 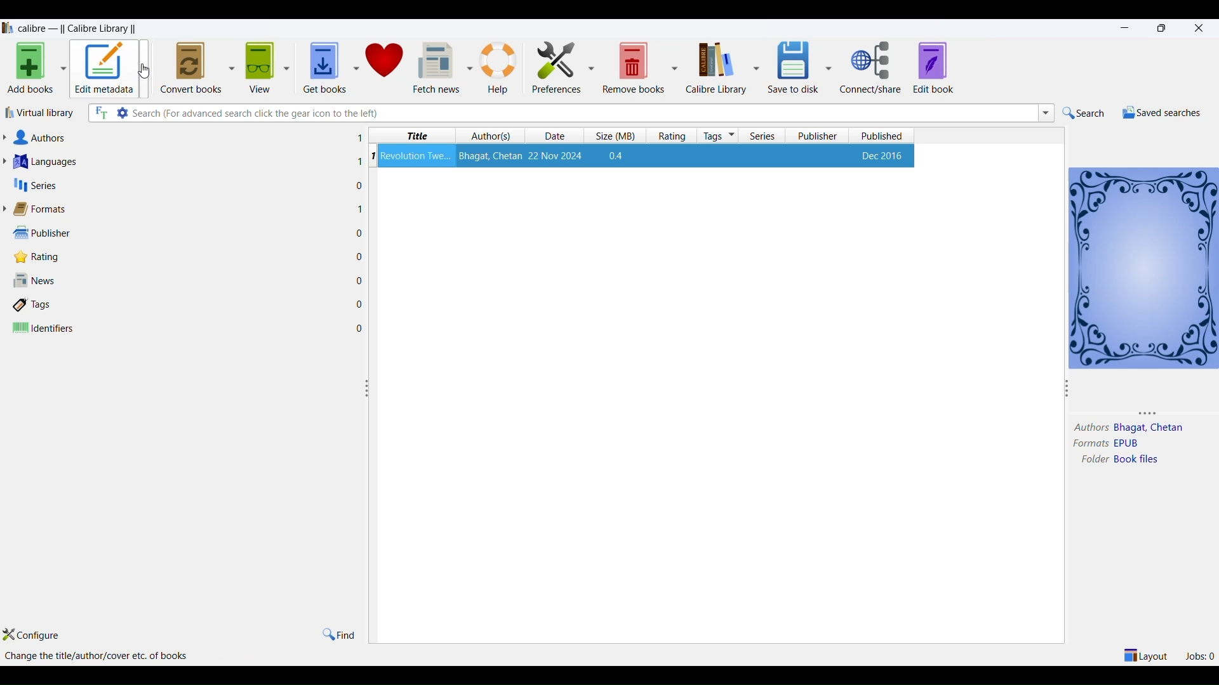 I want to click on languages list dropdown button, so click(x=8, y=162).